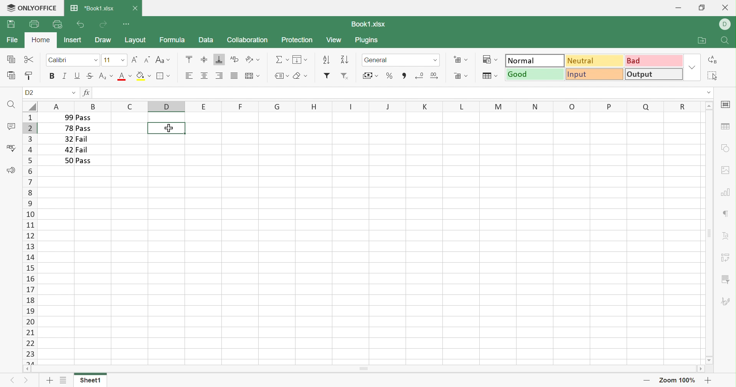 The width and height of the screenshot is (736, 387). I want to click on Summation, so click(282, 60).